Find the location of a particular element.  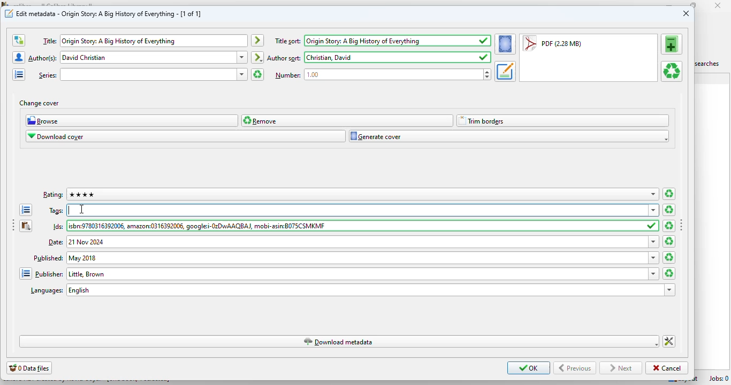

dropdown is located at coordinates (654, 210).